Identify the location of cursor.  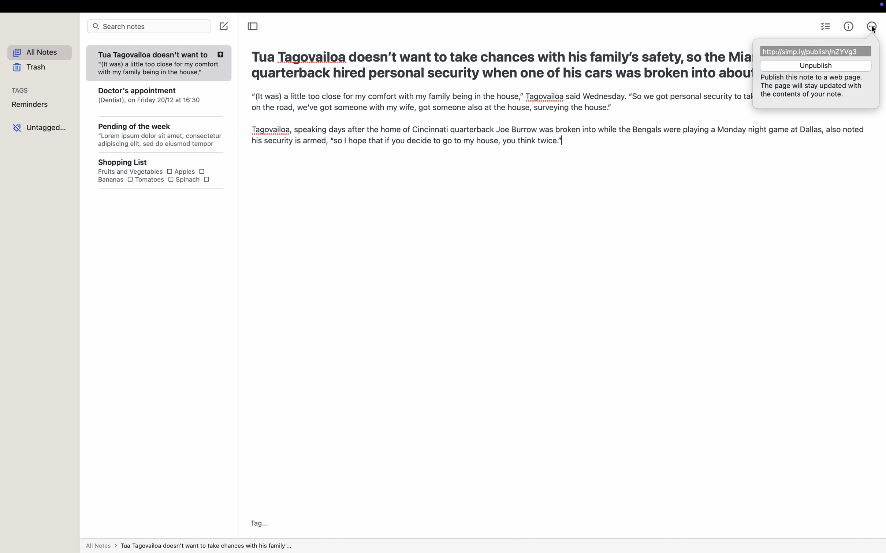
(873, 30).